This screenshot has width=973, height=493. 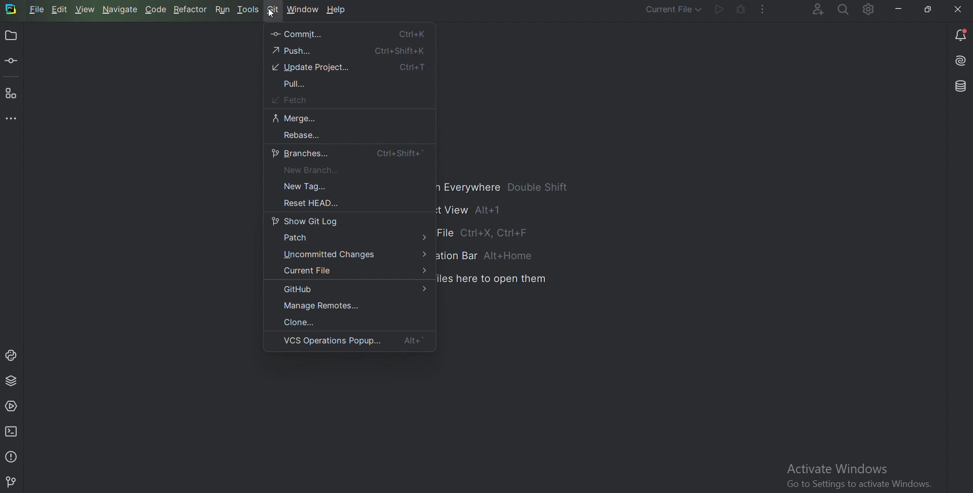 What do you see at coordinates (307, 221) in the screenshot?
I see `show Git Log` at bounding box center [307, 221].